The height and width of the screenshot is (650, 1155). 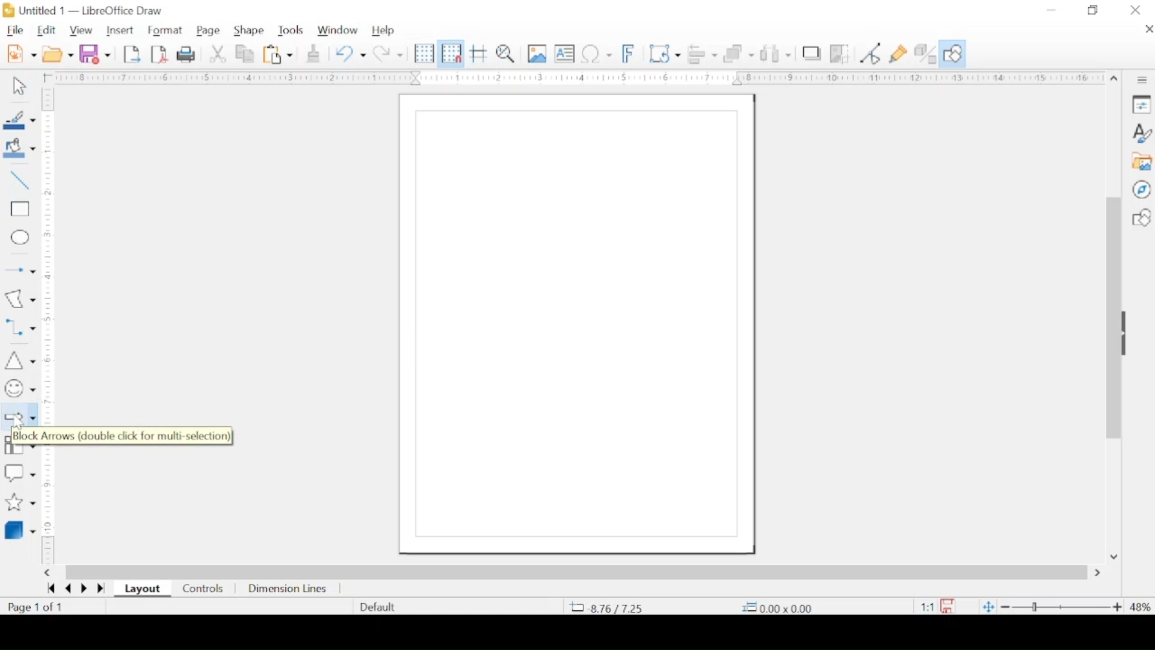 What do you see at coordinates (925, 53) in the screenshot?
I see `toggle extrusion` at bounding box center [925, 53].